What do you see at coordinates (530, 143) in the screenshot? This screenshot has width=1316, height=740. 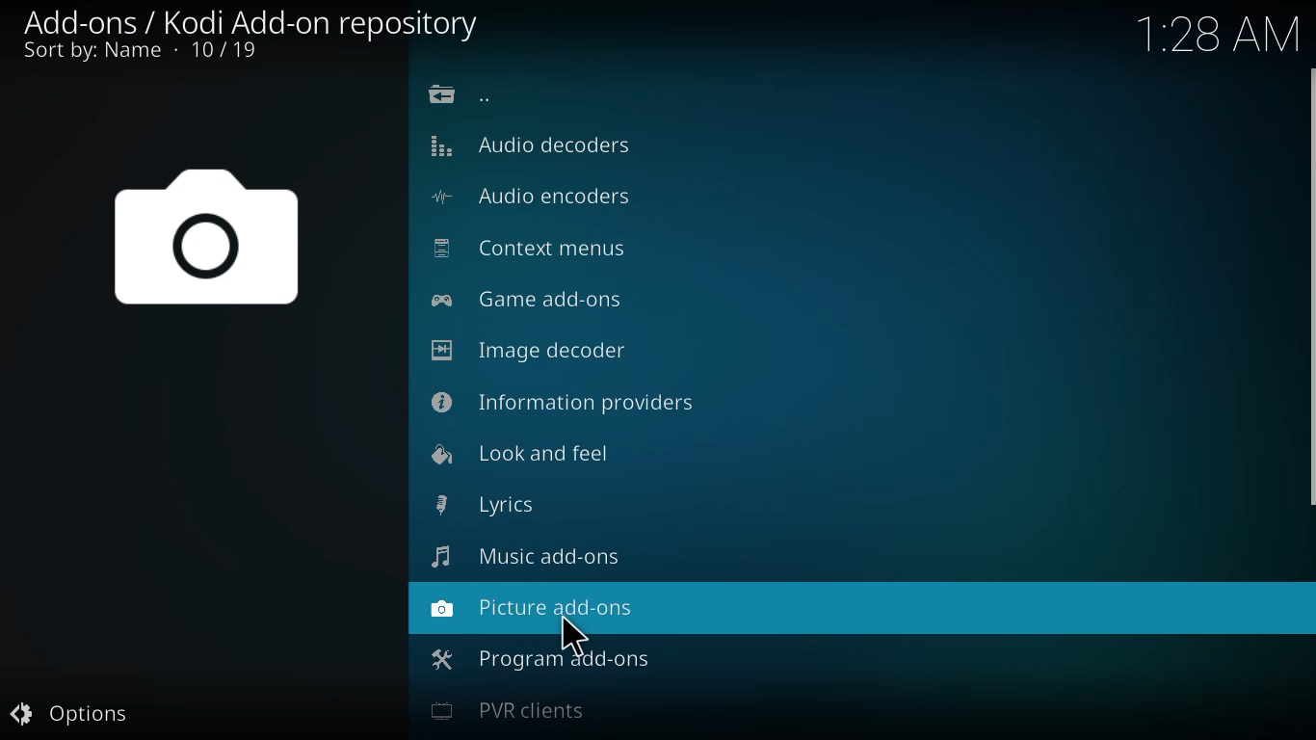 I see `audio decoders` at bounding box center [530, 143].